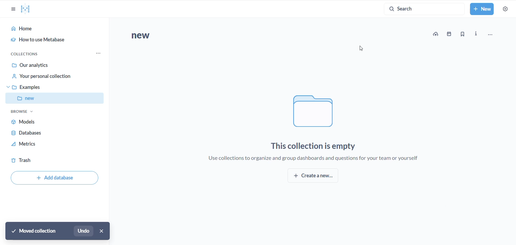  Describe the element at coordinates (362, 48) in the screenshot. I see `CURSOR` at that location.